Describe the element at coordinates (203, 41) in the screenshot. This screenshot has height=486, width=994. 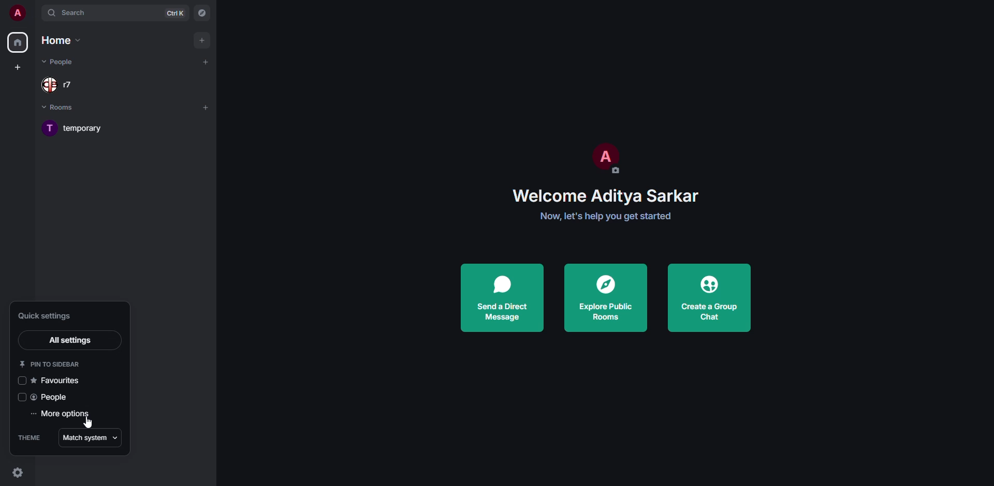
I see `add` at that location.